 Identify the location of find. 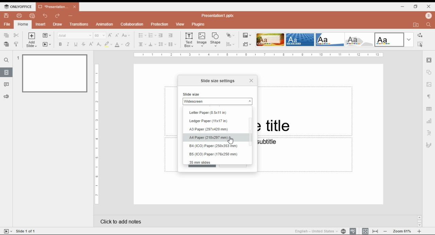
(430, 24).